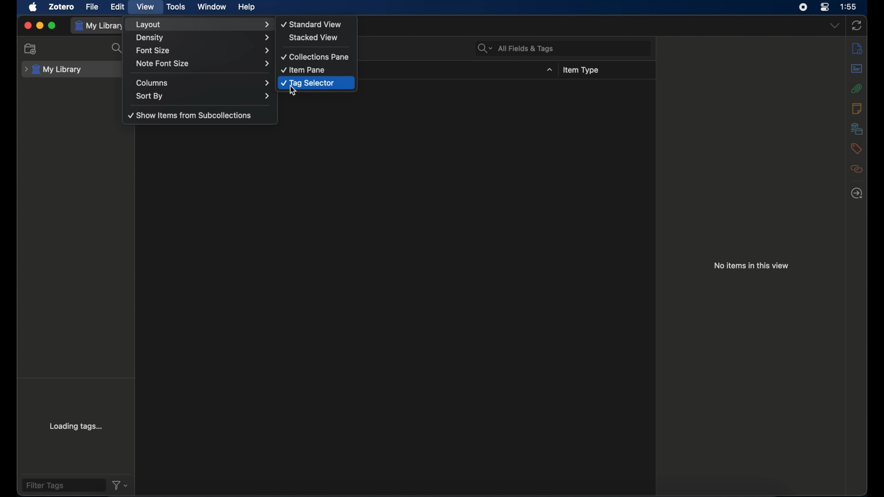  What do you see at coordinates (92, 7) in the screenshot?
I see `file` at bounding box center [92, 7].